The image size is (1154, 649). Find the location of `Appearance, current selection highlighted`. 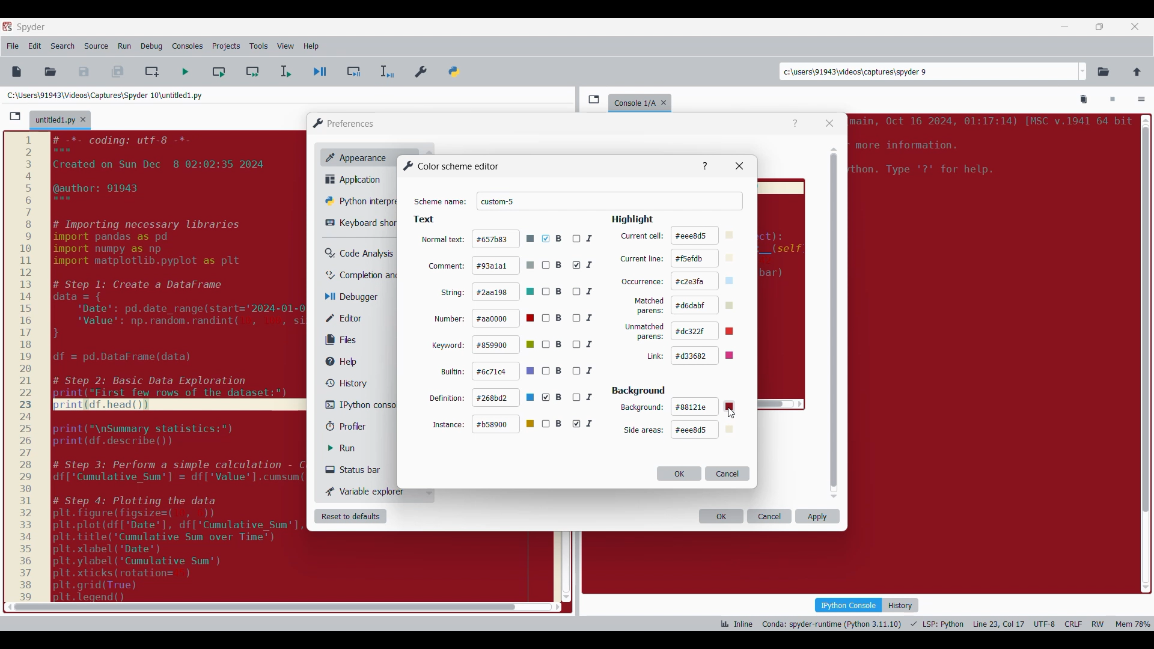

Appearance, current selection highlighted is located at coordinates (353, 156).